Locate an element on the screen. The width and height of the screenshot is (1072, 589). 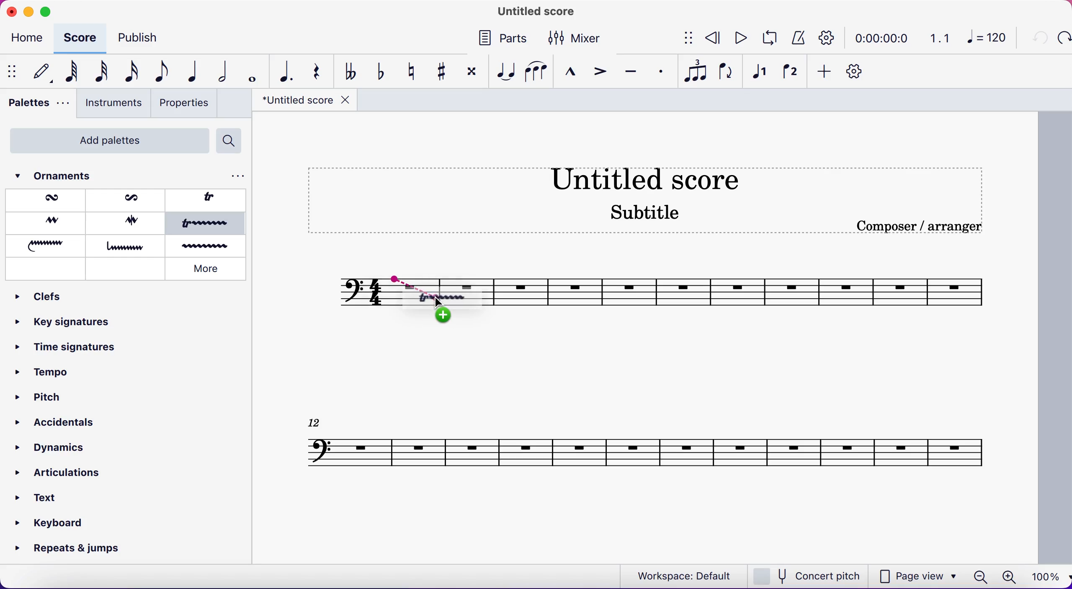
add palettes is located at coordinates (105, 140).